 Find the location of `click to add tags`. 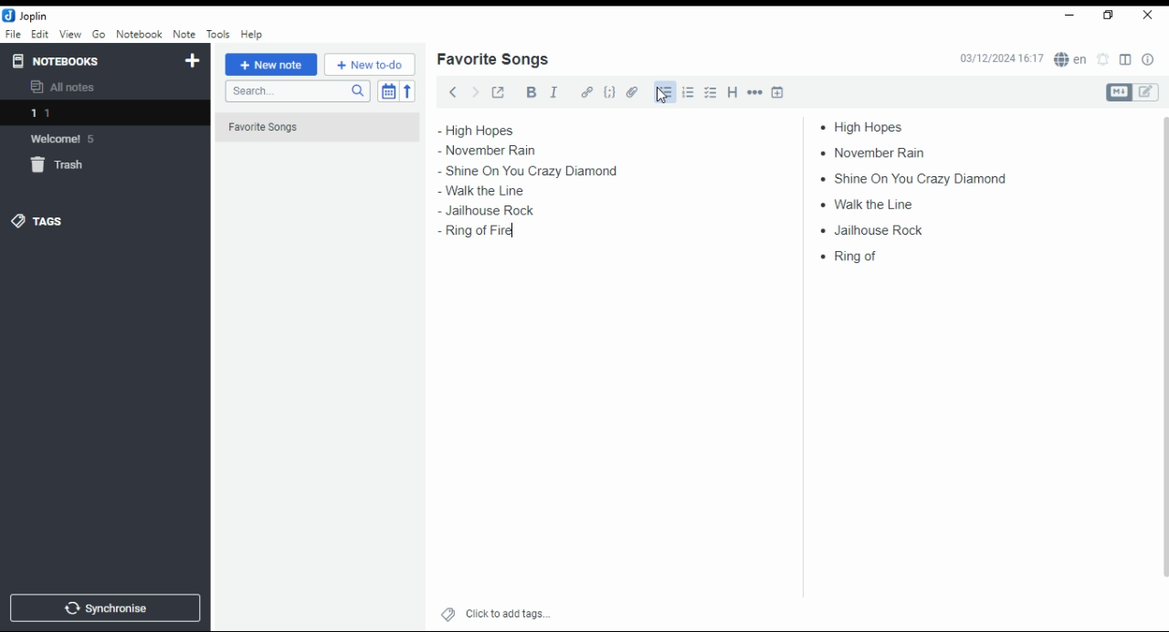

click to add tags is located at coordinates (508, 611).